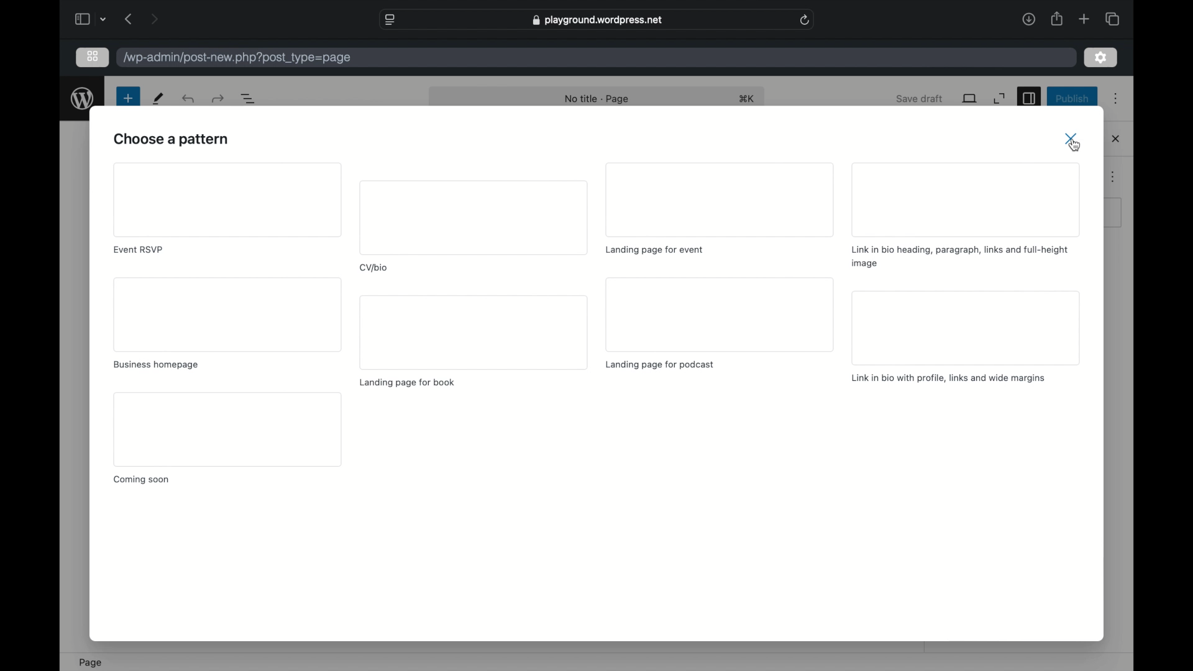 The height and width of the screenshot is (671, 1193). What do you see at coordinates (408, 383) in the screenshot?
I see `landing page for book` at bounding box center [408, 383].